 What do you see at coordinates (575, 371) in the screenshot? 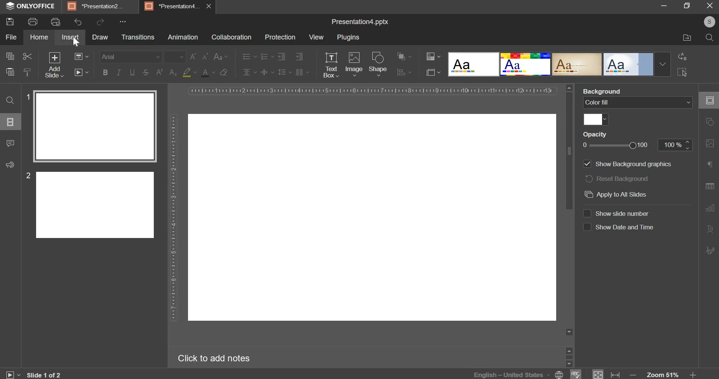
I see `spelling` at bounding box center [575, 371].